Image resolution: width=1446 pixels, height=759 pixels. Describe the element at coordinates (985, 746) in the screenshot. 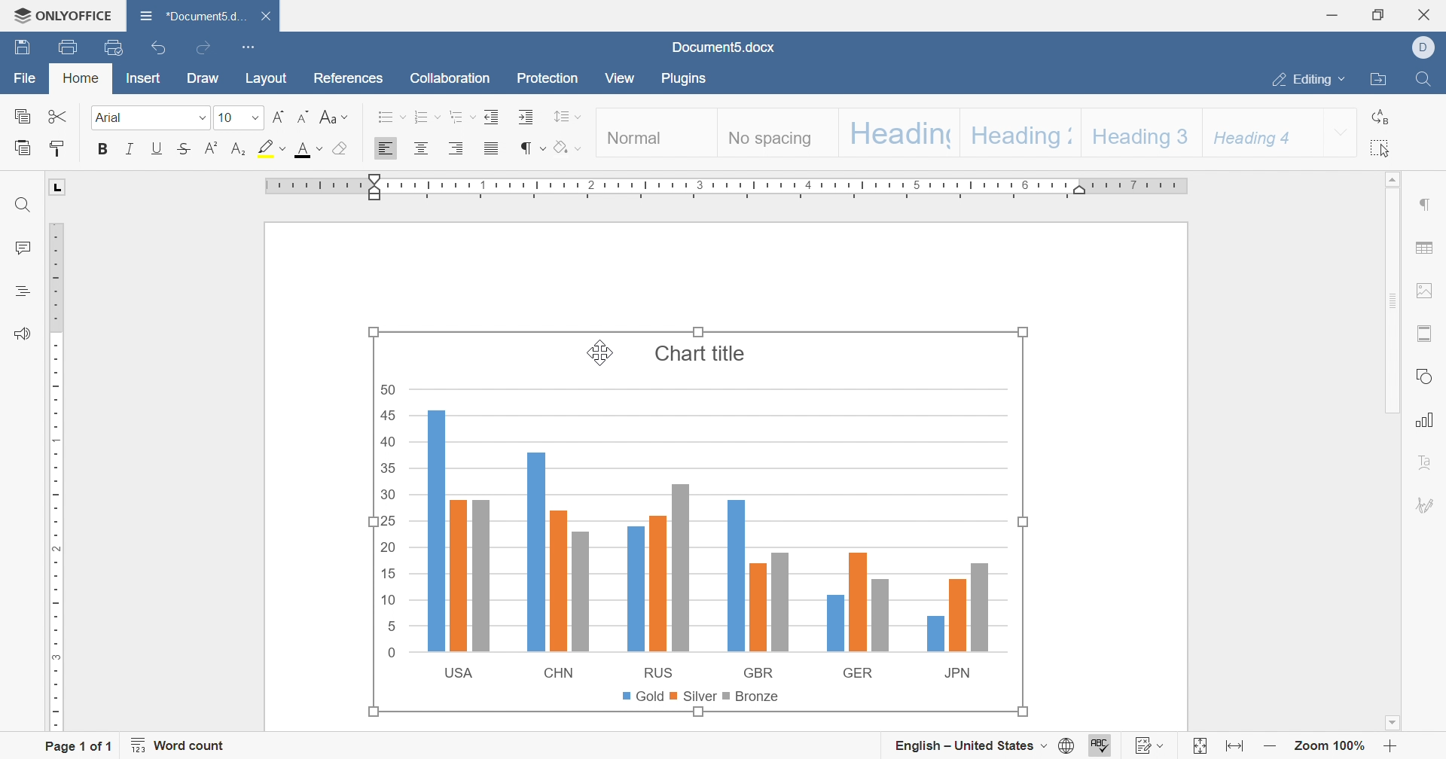

I see `set document language` at that location.